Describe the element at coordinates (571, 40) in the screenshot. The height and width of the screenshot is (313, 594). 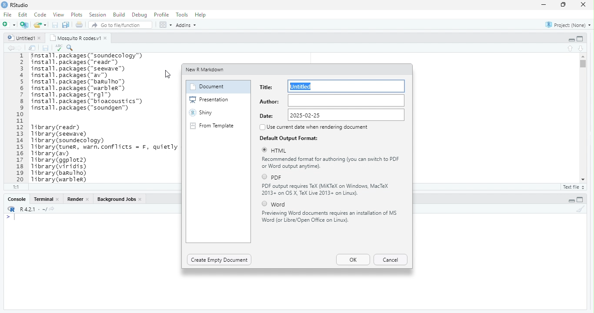
I see `Collapse` at that location.